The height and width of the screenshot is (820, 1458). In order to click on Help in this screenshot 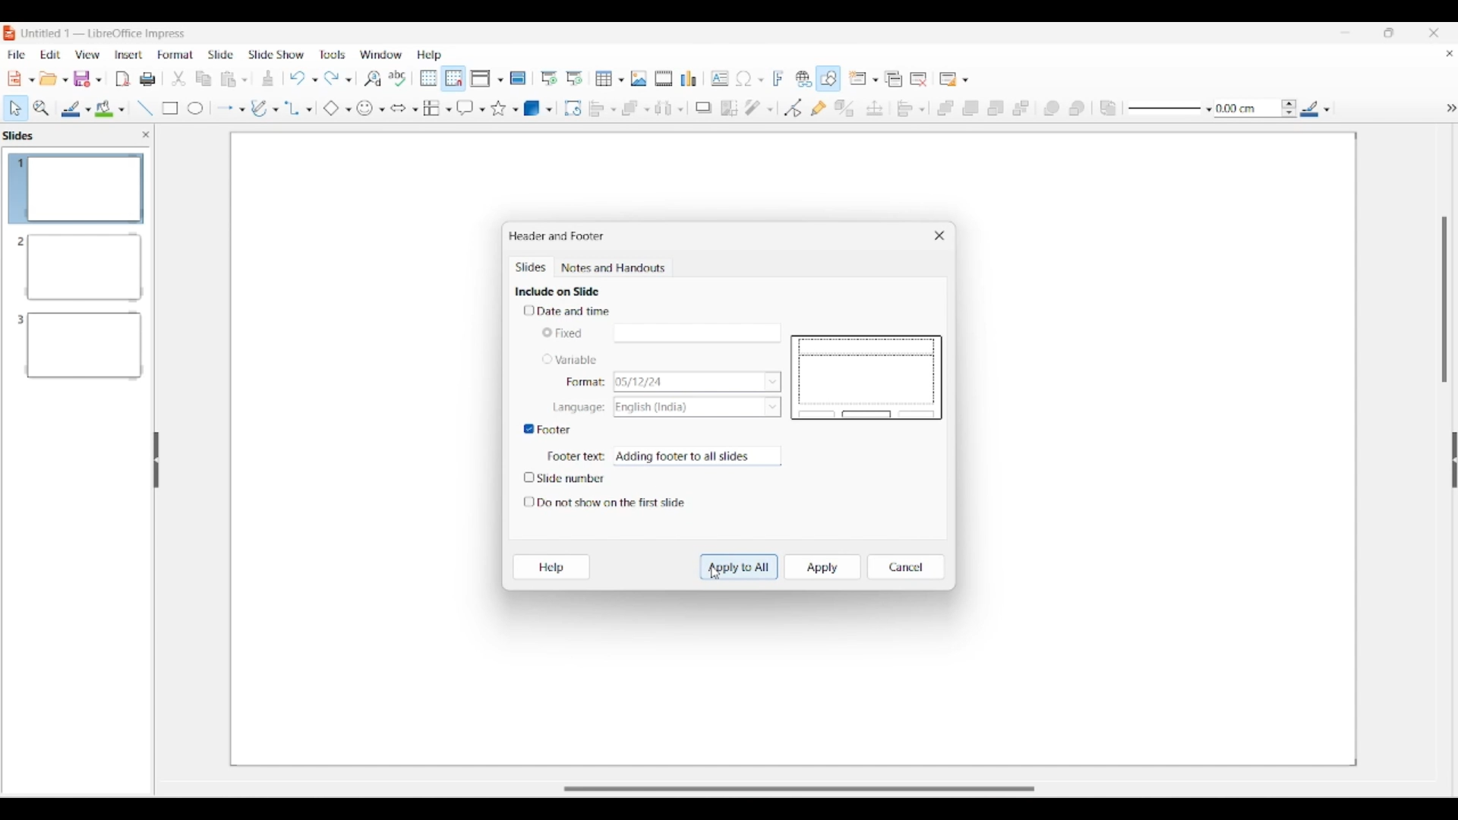, I will do `click(551, 567)`.